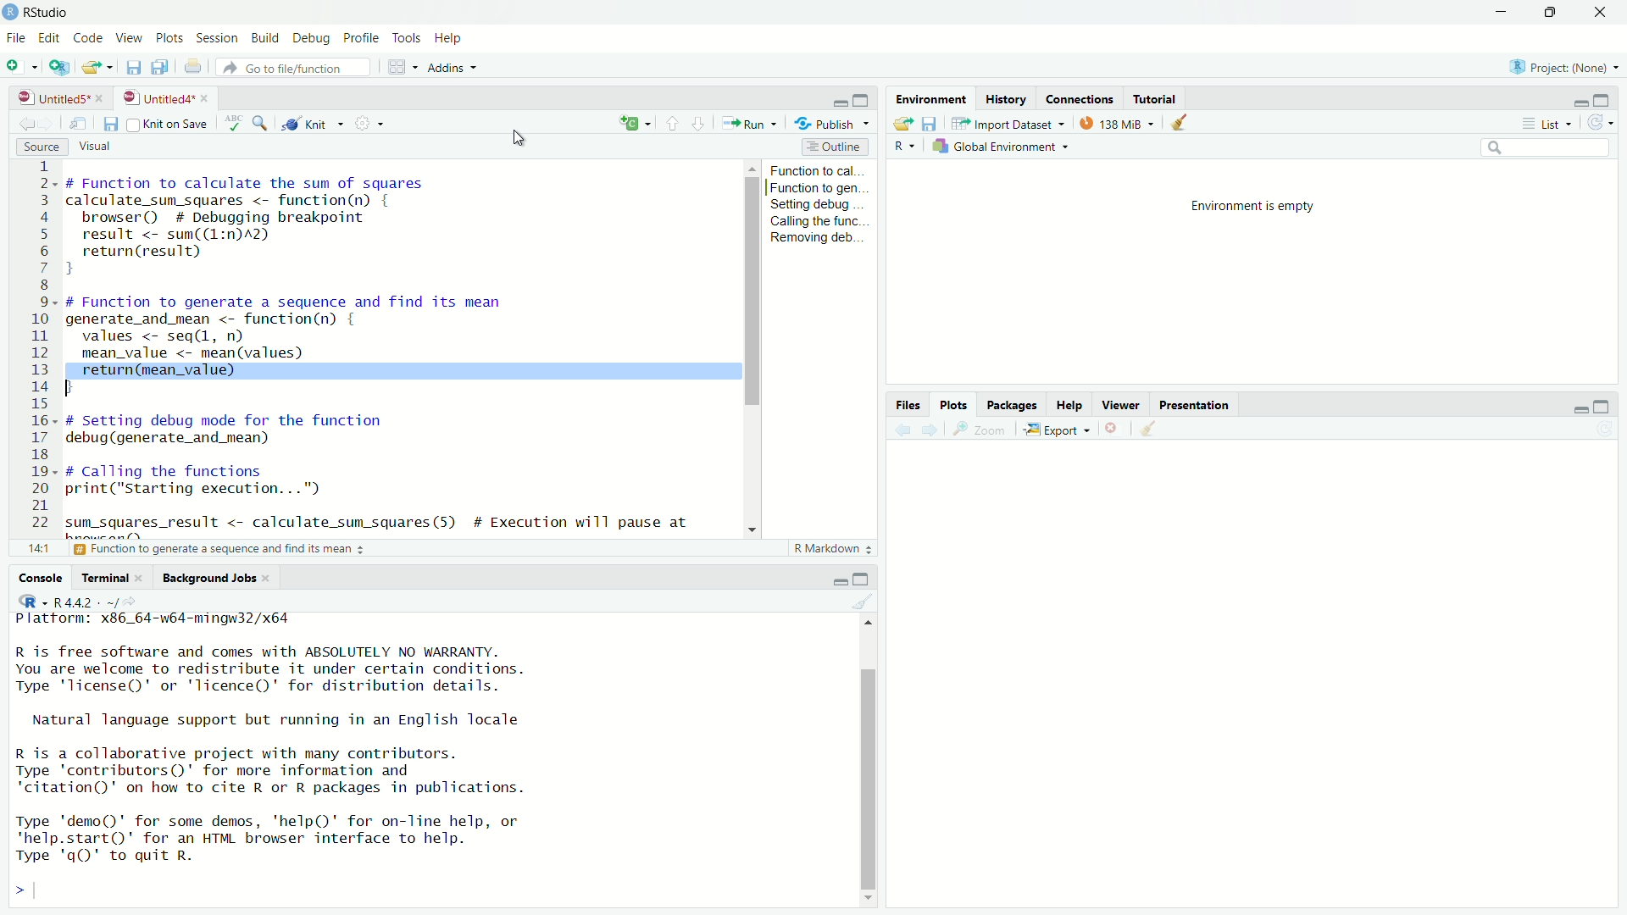  Describe the element at coordinates (36, 578) in the screenshot. I see `console` at that location.